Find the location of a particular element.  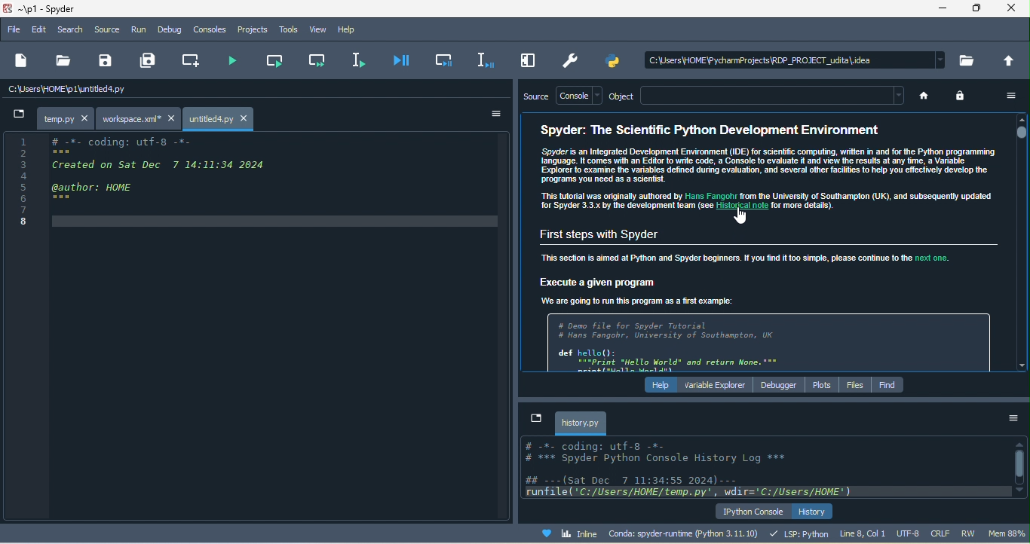

maximize is located at coordinates (979, 8).